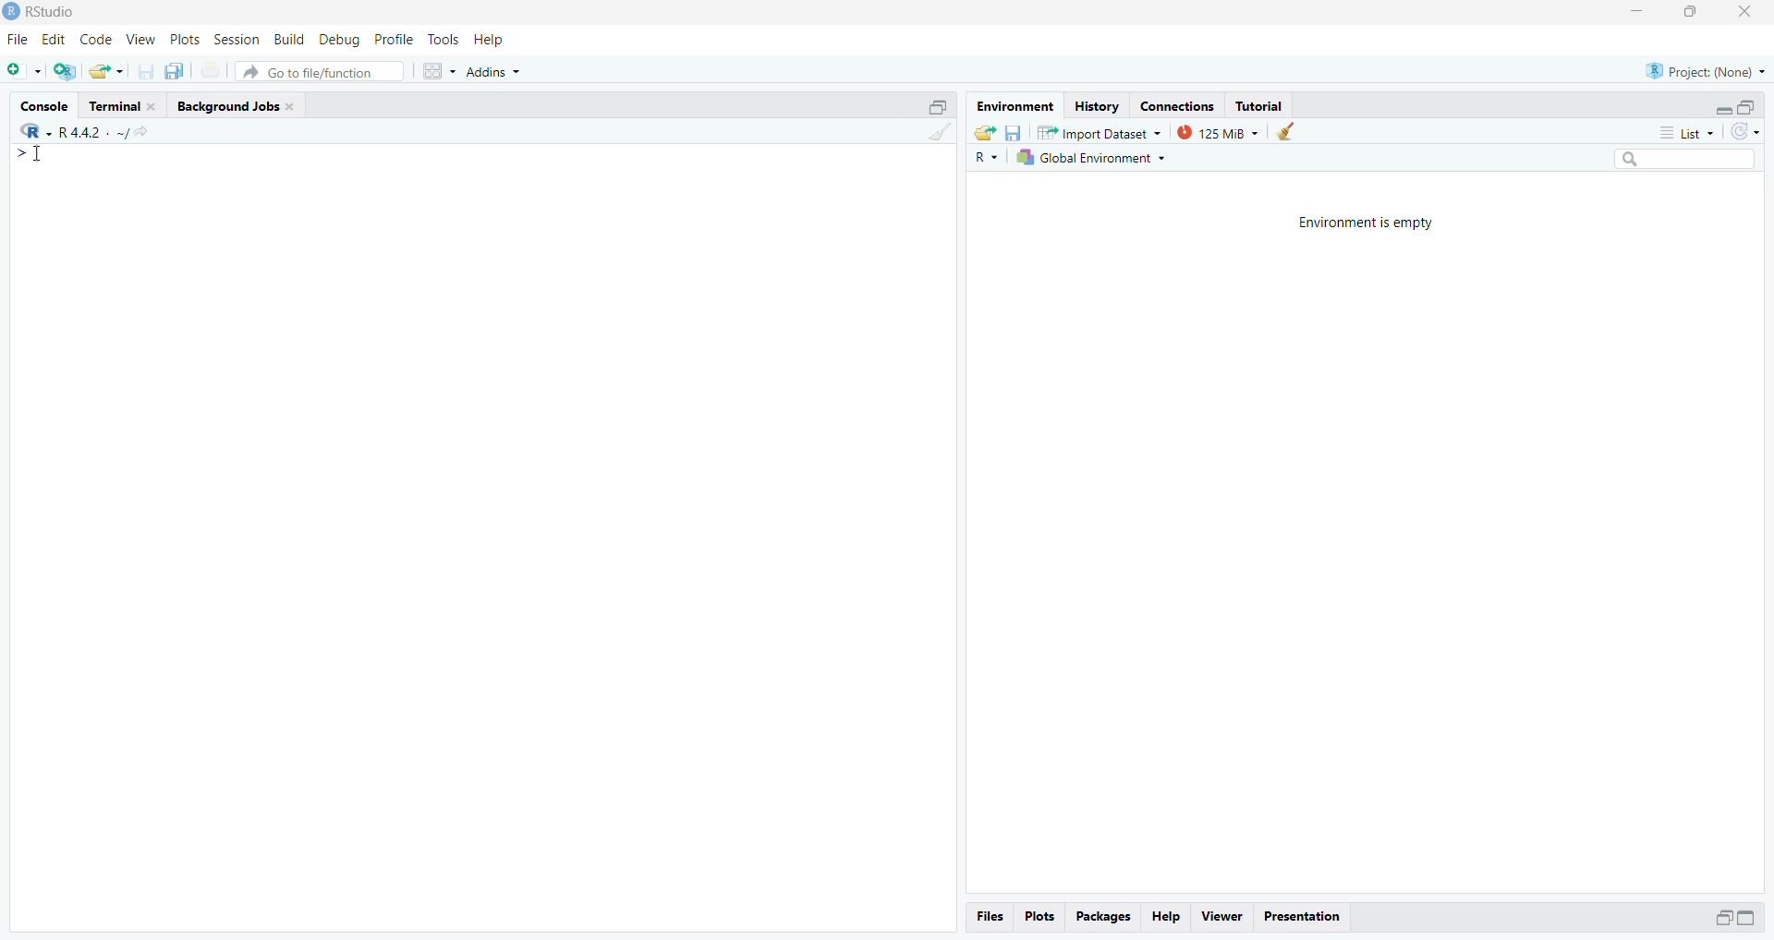 This screenshot has width=1774, height=940. What do you see at coordinates (1638, 10) in the screenshot?
I see `minimize` at bounding box center [1638, 10].